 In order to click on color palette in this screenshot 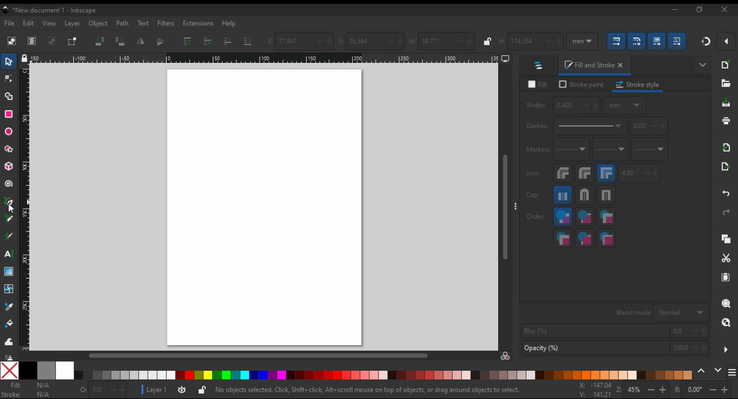, I will do `click(382, 374)`.